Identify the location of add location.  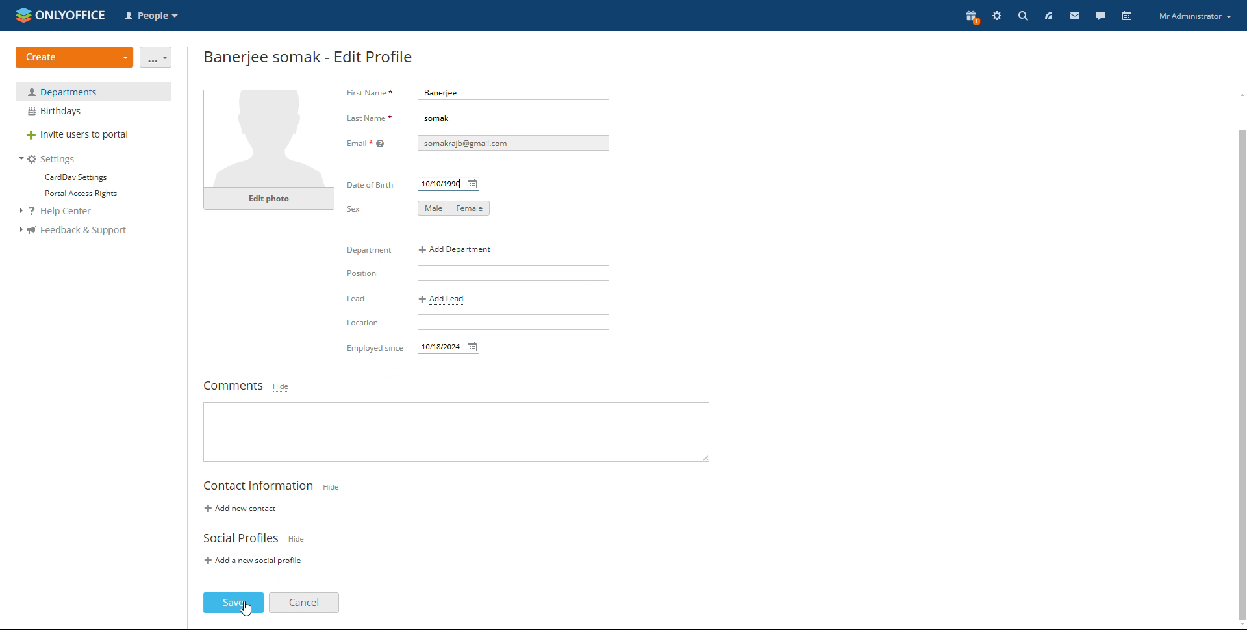
(514, 324).